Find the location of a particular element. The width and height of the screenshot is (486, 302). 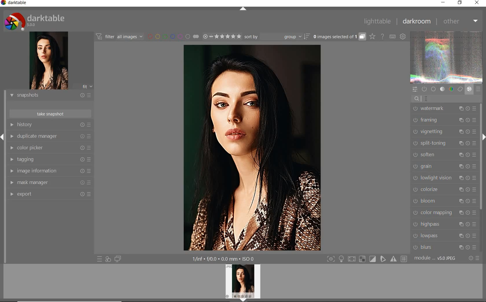

SPLIT-TONING is located at coordinates (444, 143).